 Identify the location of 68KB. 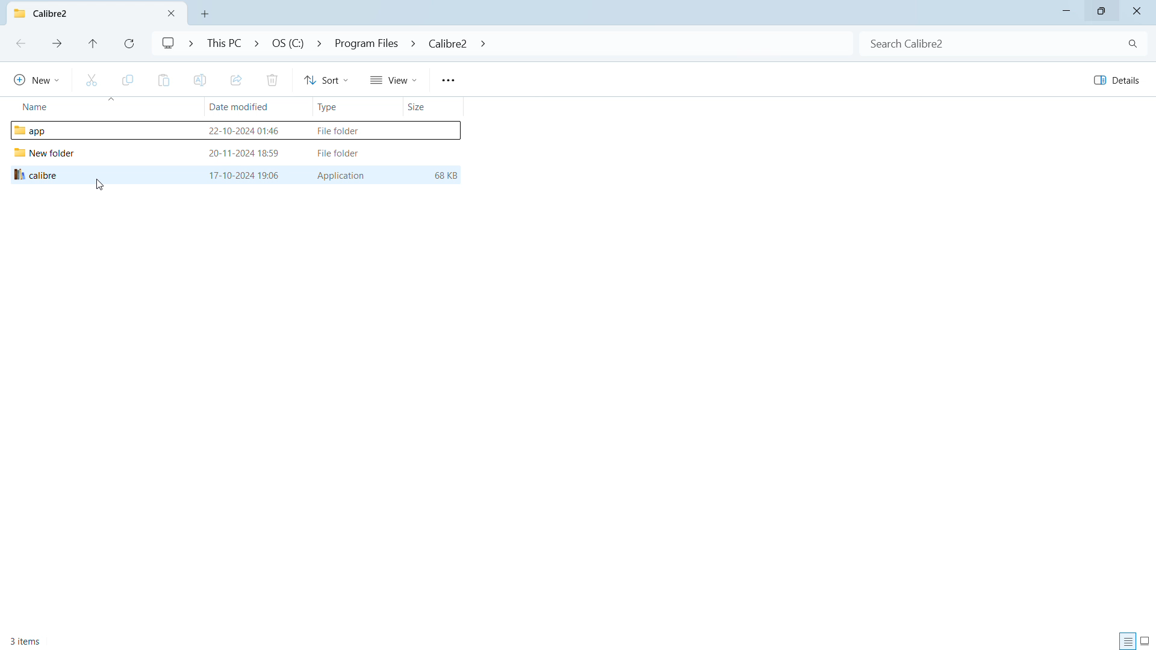
(446, 175).